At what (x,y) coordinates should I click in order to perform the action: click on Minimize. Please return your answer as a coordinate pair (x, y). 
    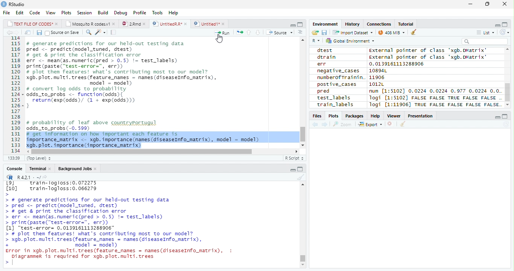
    Looking at the image, I should click on (470, 4).